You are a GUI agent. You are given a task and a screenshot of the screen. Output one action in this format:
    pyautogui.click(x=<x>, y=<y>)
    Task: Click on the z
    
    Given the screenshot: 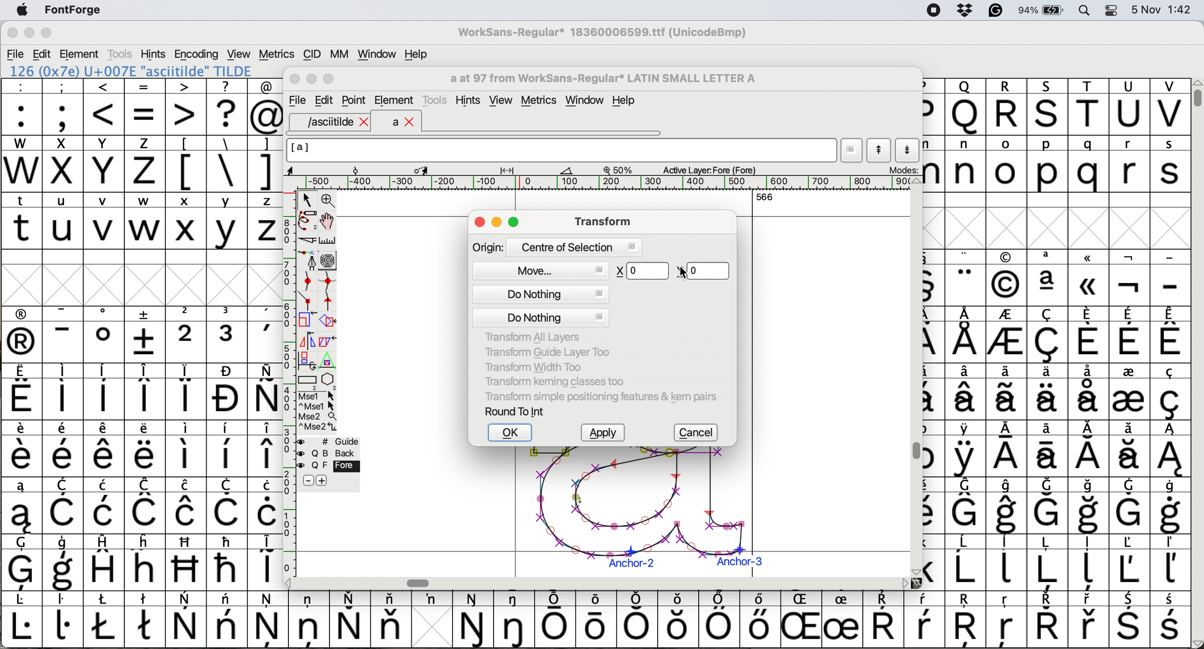 What is the action you would take?
    pyautogui.click(x=265, y=220)
    